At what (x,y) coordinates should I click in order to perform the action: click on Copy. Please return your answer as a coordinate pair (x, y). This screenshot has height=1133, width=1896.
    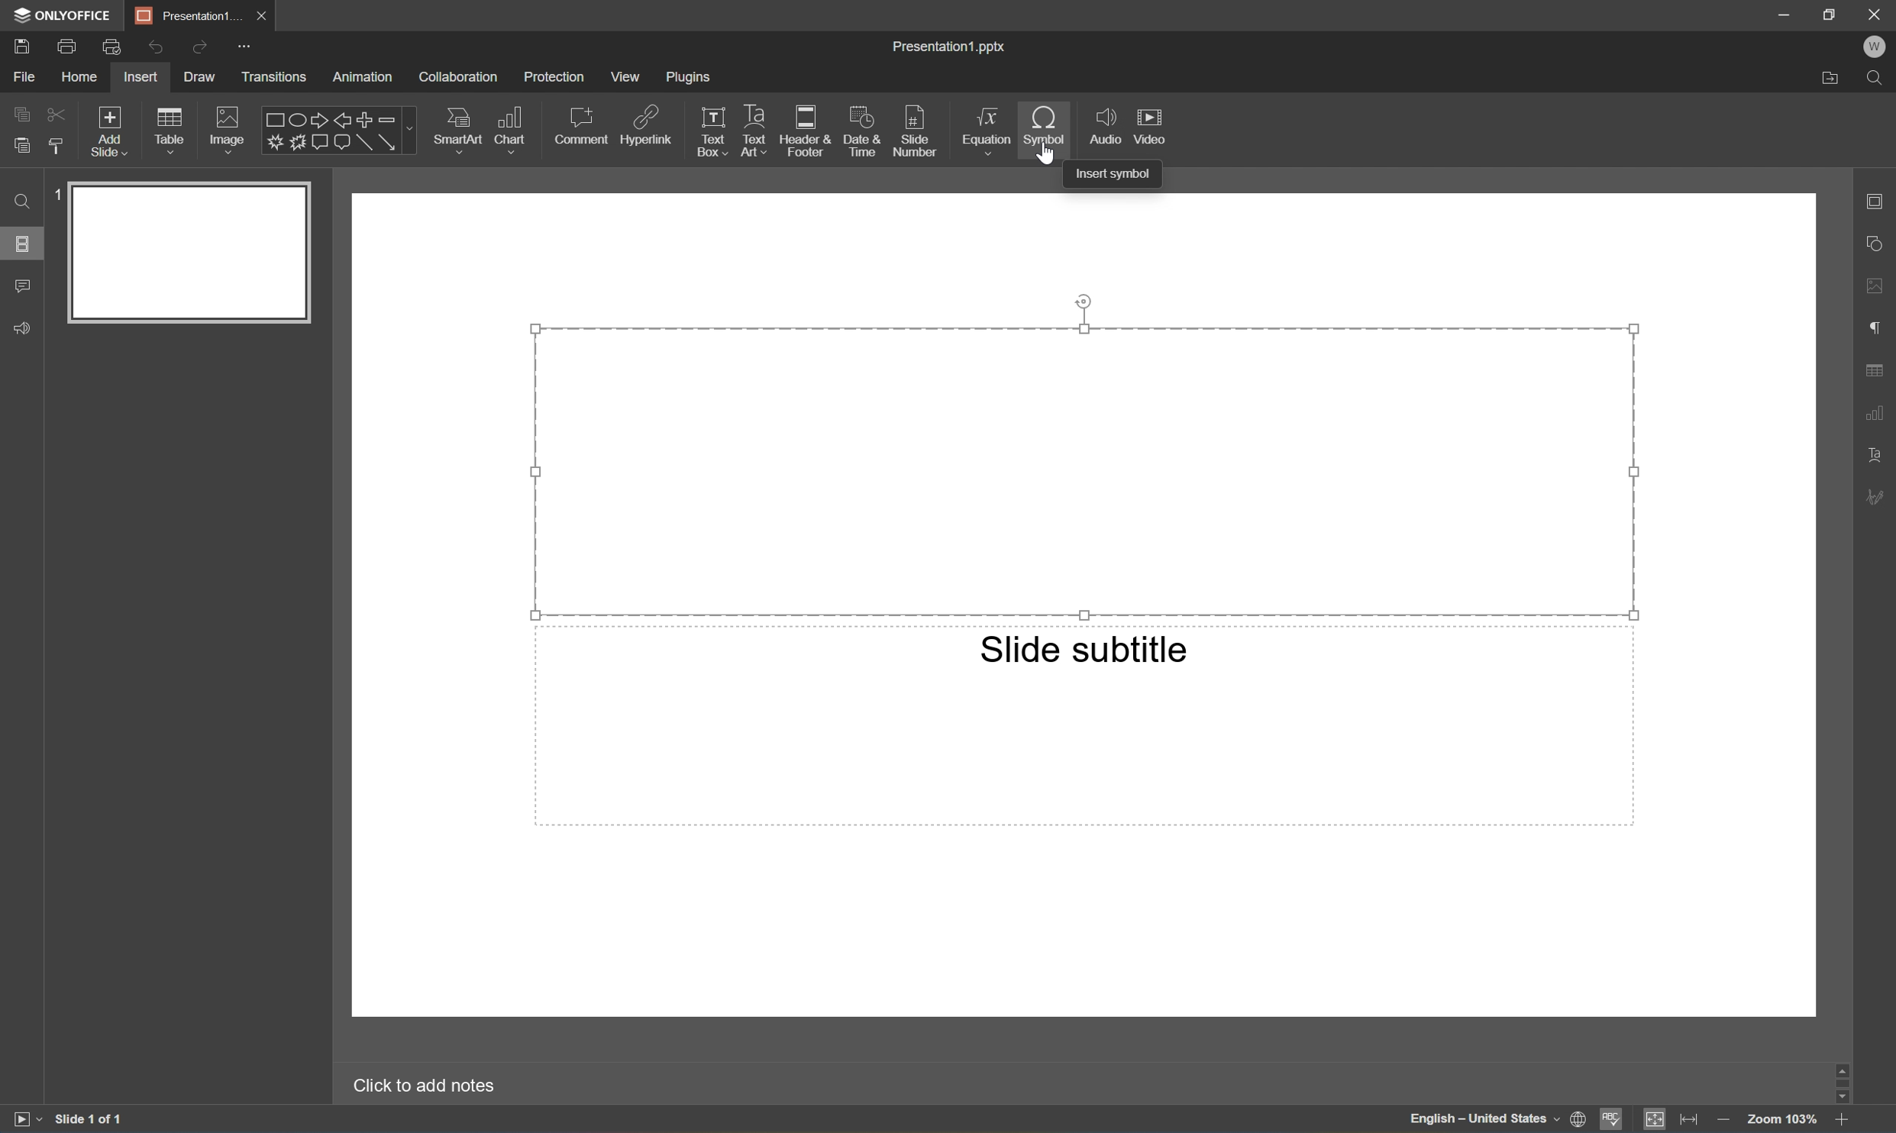
    Looking at the image, I should click on (18, 111).